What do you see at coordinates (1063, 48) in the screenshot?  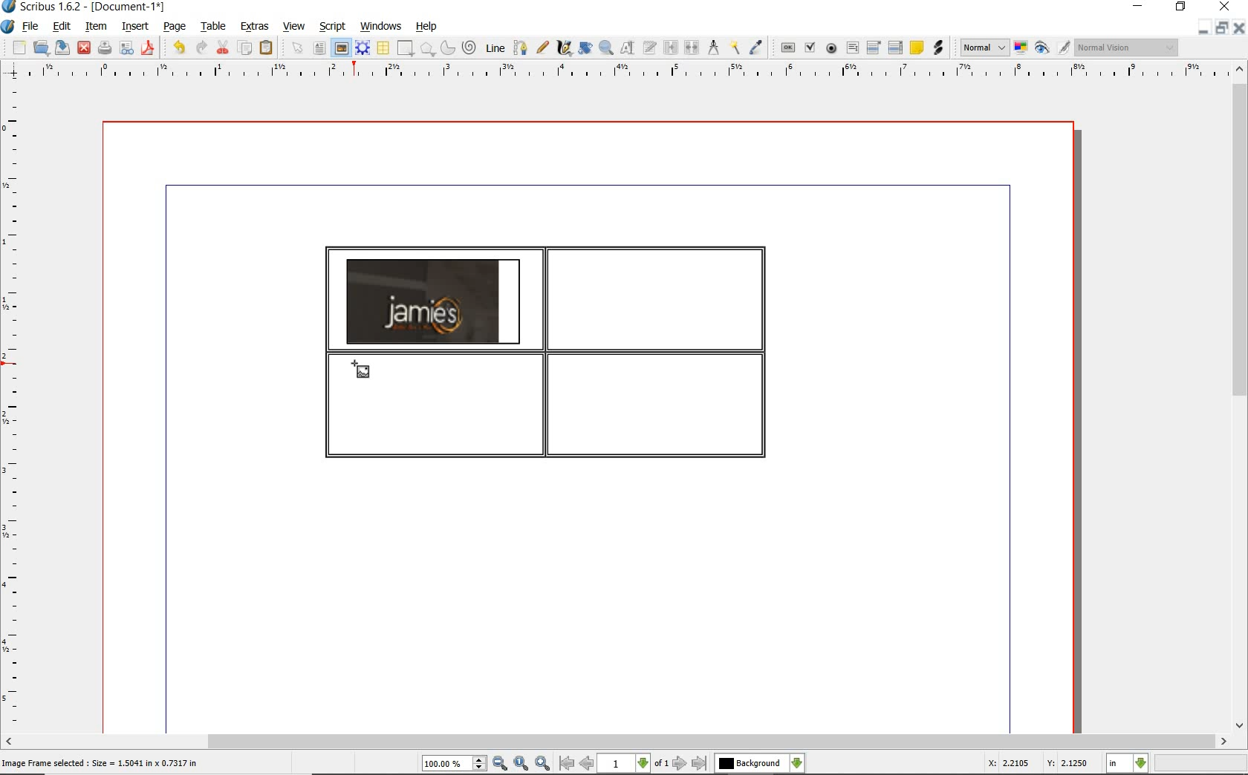 I see `edit in preview mode` at bounding box center [1063, 48].